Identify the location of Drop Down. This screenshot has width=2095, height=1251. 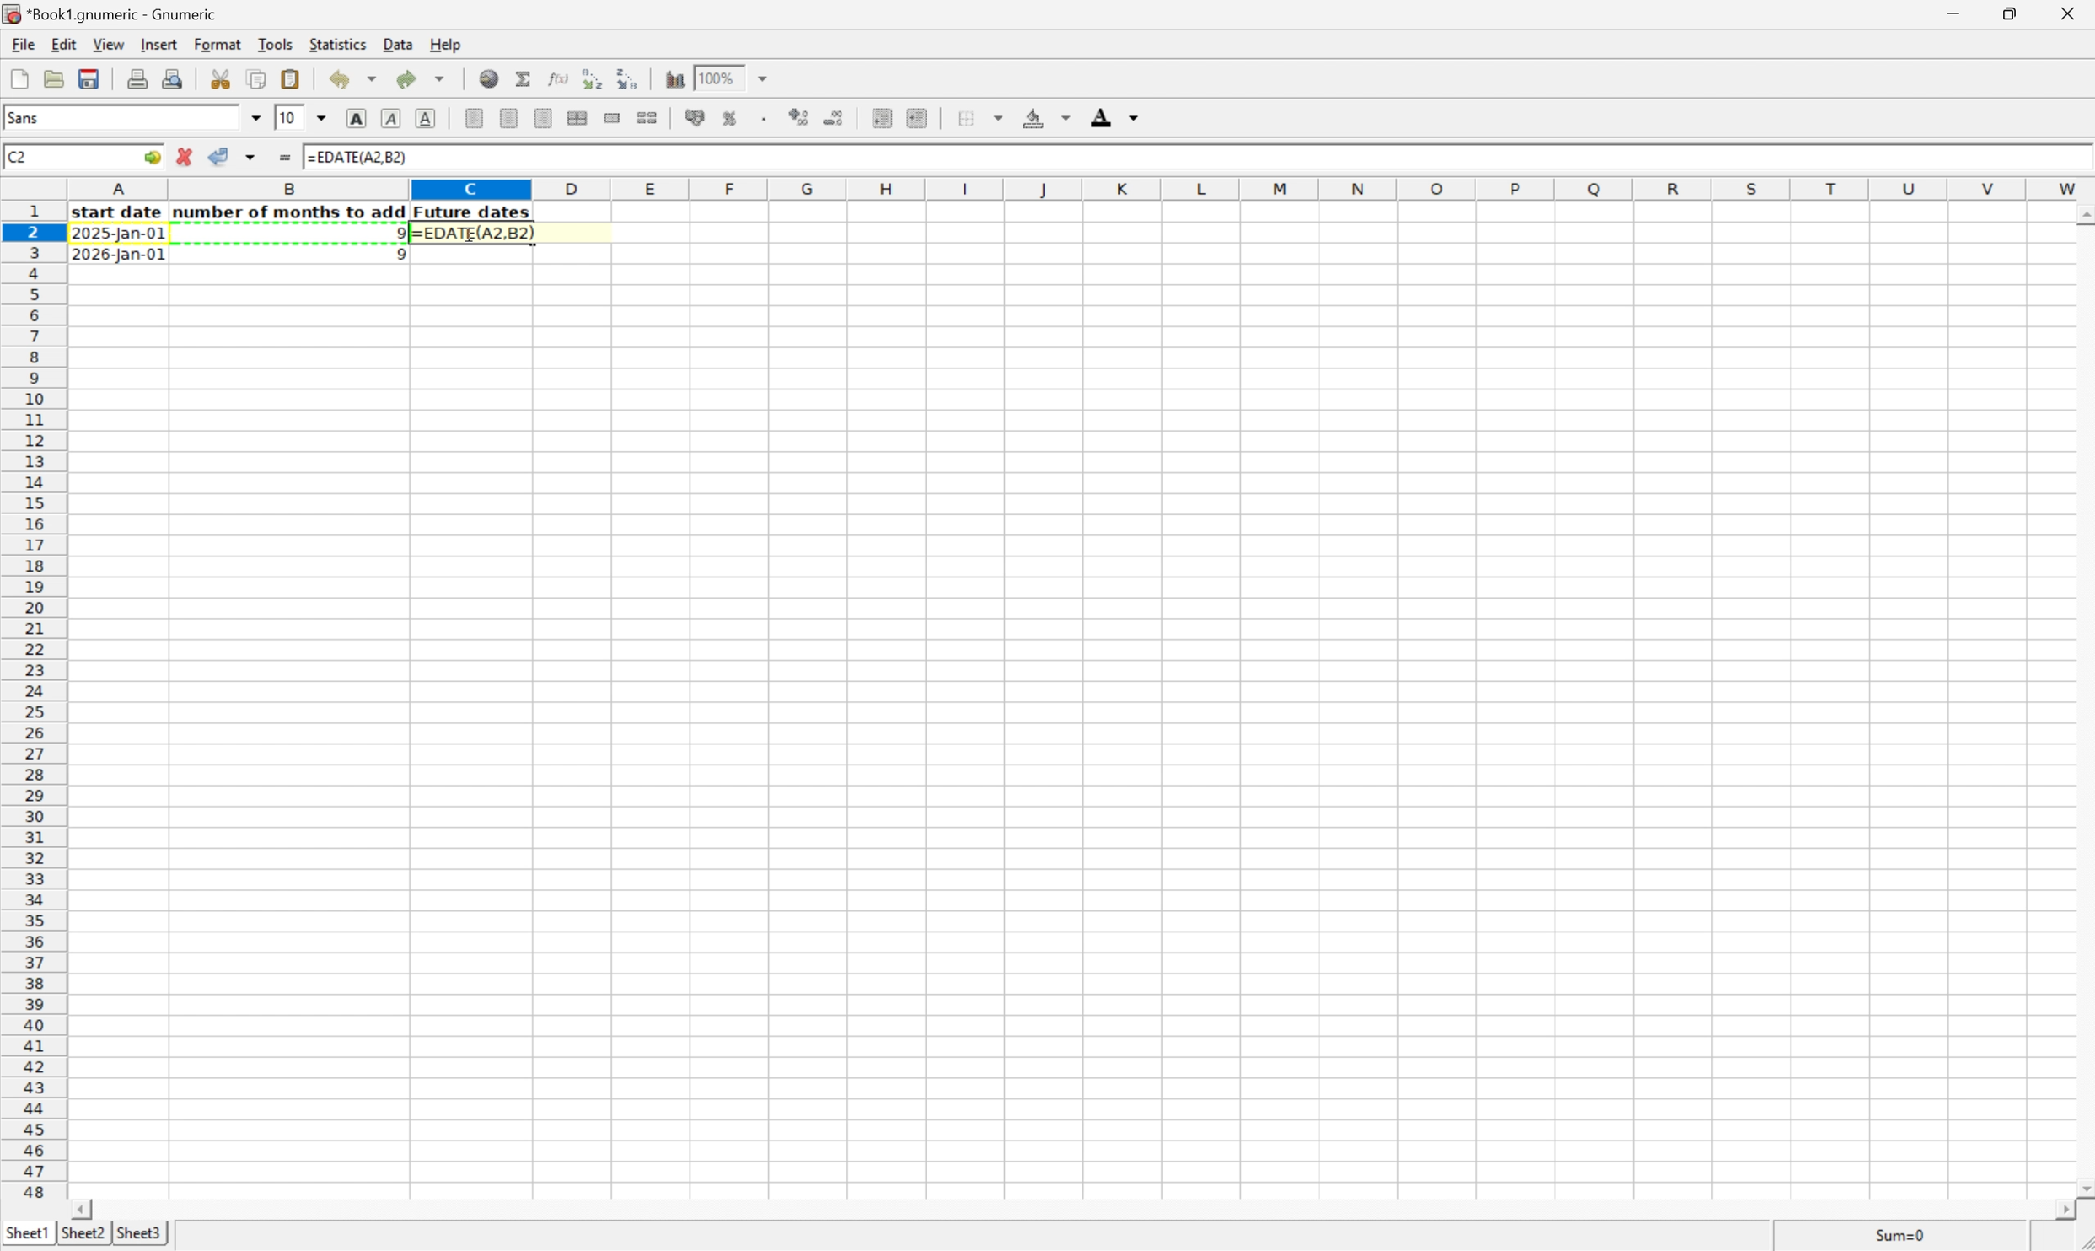
(770, 78).